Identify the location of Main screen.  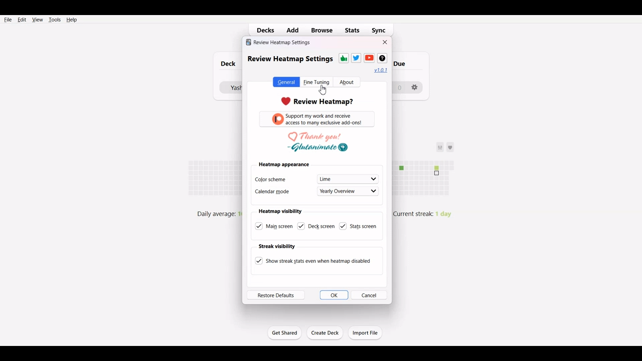
(274, 226).